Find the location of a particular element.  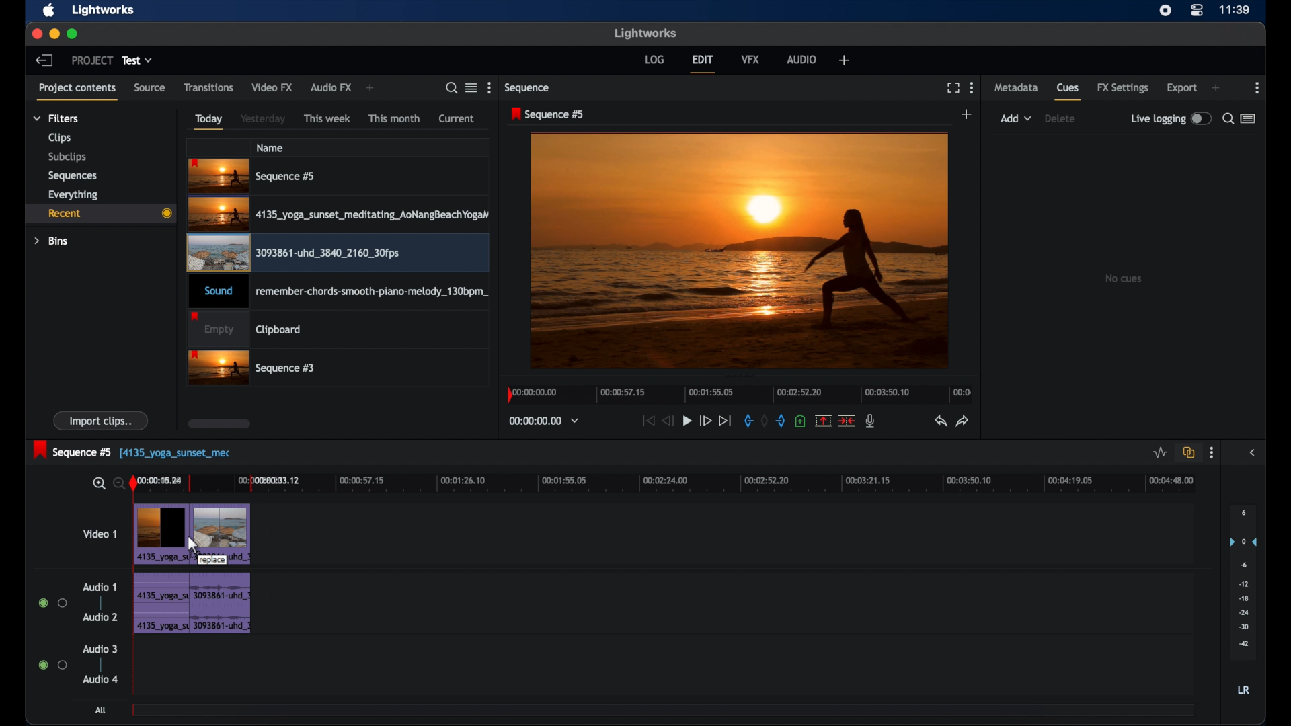

add is located at coordinates (1216, 88).